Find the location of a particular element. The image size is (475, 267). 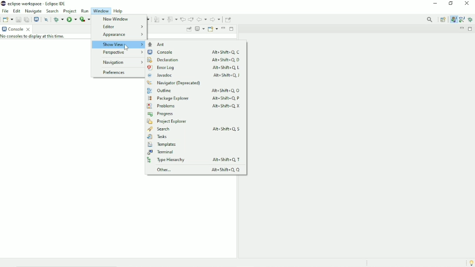

Open console is located at coordinates (213, 29).